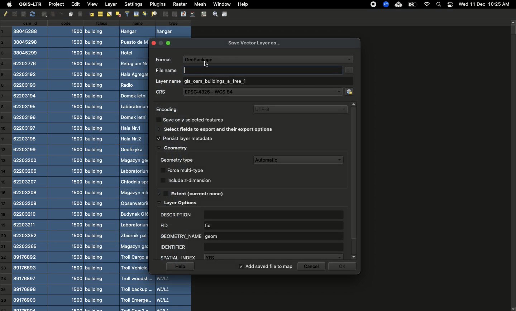 This screenshot has width=516, height=311. I want to click on Internet, so click(426, 4).